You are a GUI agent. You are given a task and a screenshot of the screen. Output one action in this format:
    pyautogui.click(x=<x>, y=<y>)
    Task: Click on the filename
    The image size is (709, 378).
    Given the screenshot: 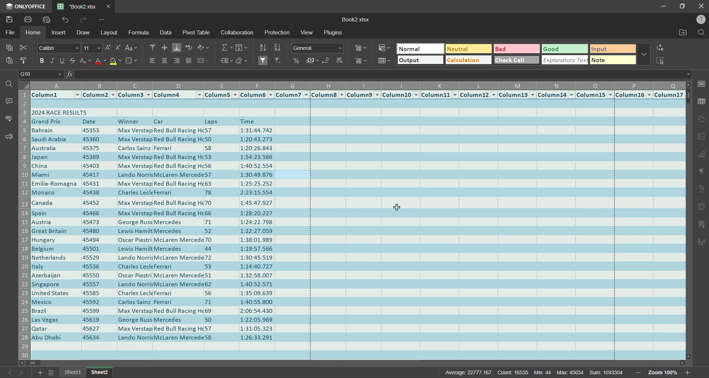 What is the action you would take?
    pyautogui.click(x=354, y=20)
    